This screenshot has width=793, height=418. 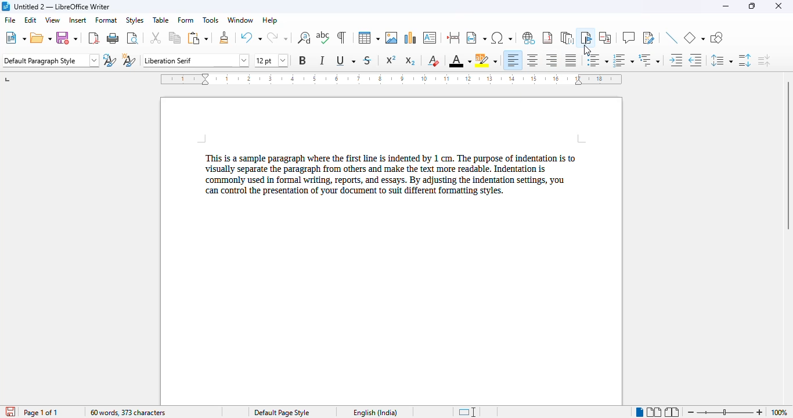 What do you see at coordinates (155, 38) in the screenshot?
I see `cut` at bounding box center [155, 38].